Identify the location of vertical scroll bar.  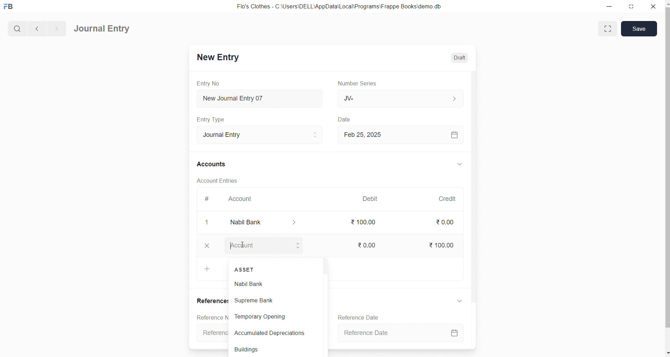
(666, 178).